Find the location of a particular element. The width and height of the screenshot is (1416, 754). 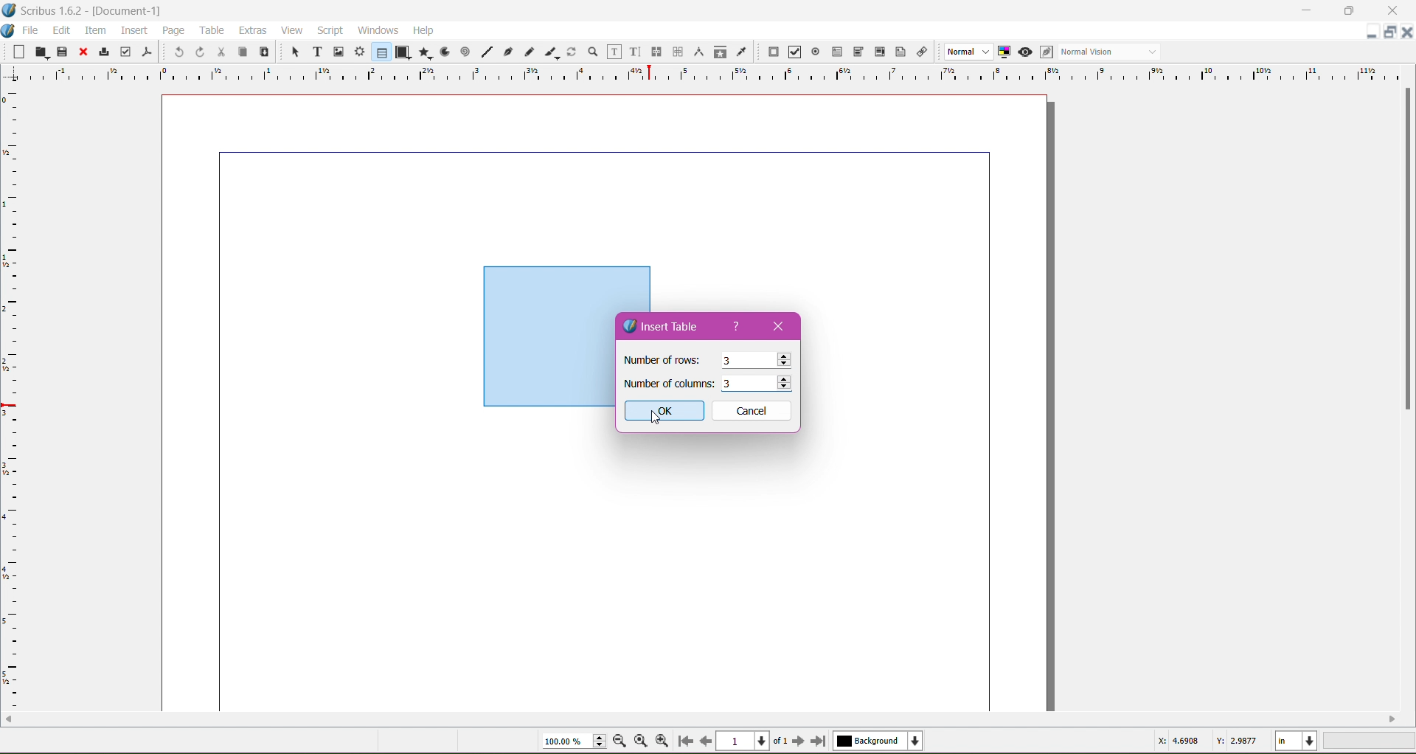

Copy is located at coordinates (240, 51).